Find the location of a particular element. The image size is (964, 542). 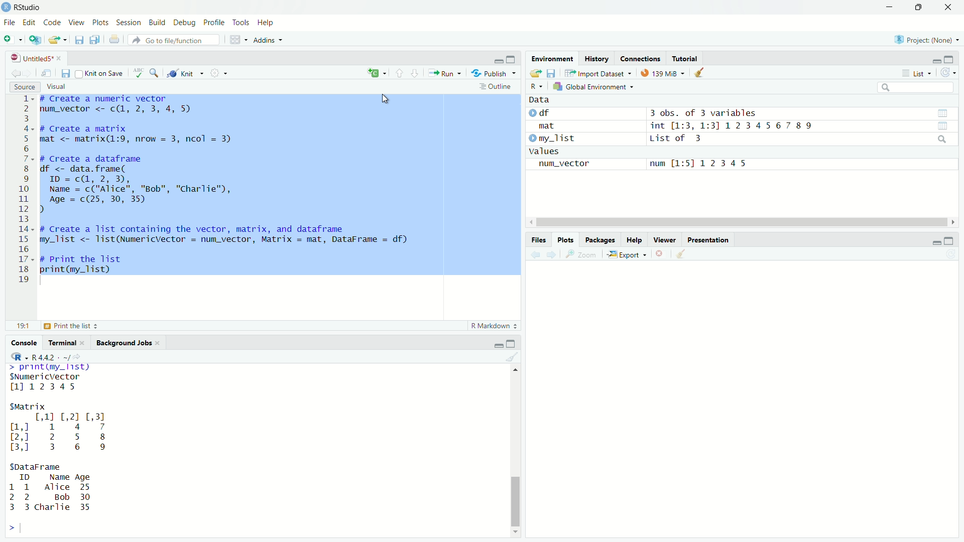

view is located at coordinates (942, 125).